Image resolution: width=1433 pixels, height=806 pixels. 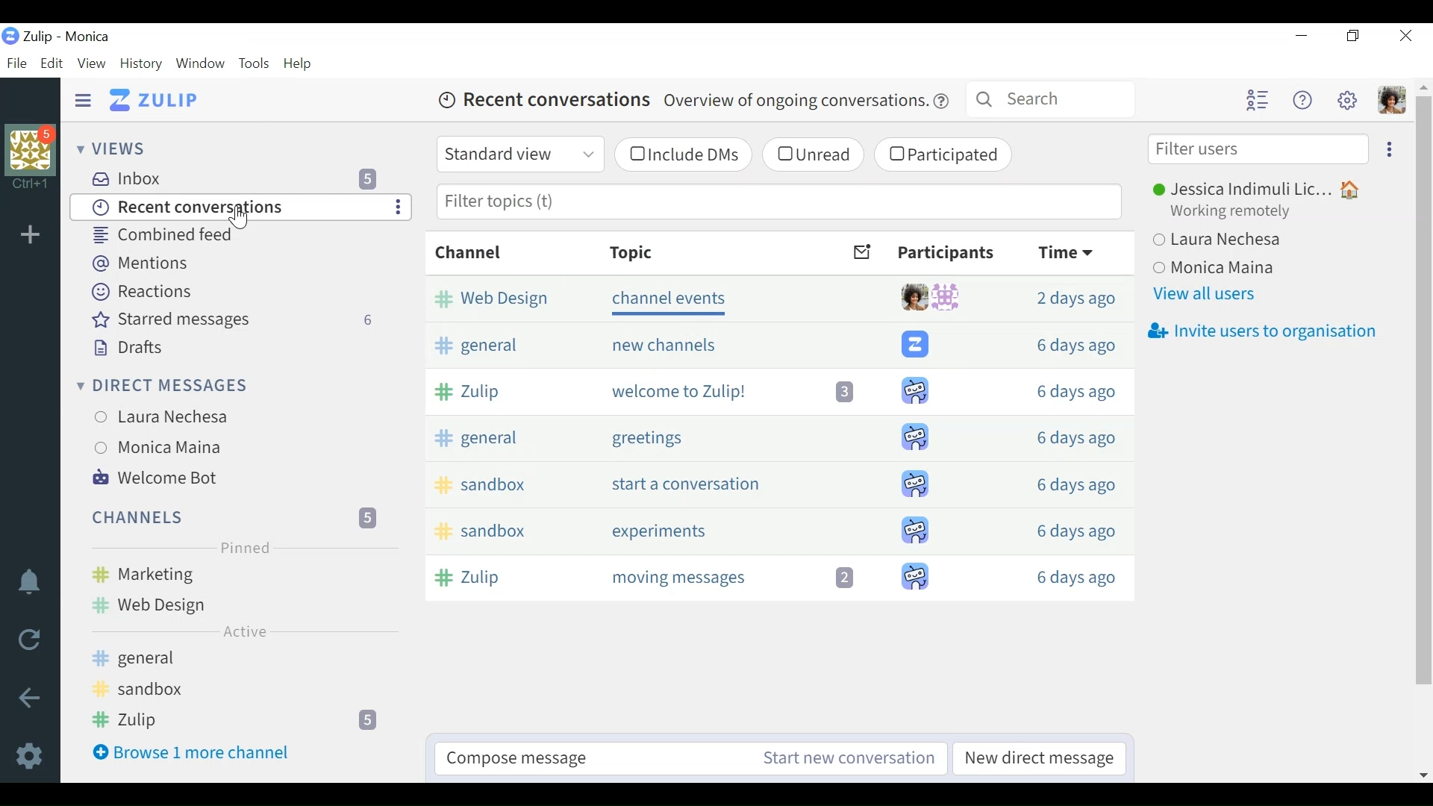 What do you see at coordinates (243, 632) in the screenshot?
I see `Active` at bounding box center [243, 632].